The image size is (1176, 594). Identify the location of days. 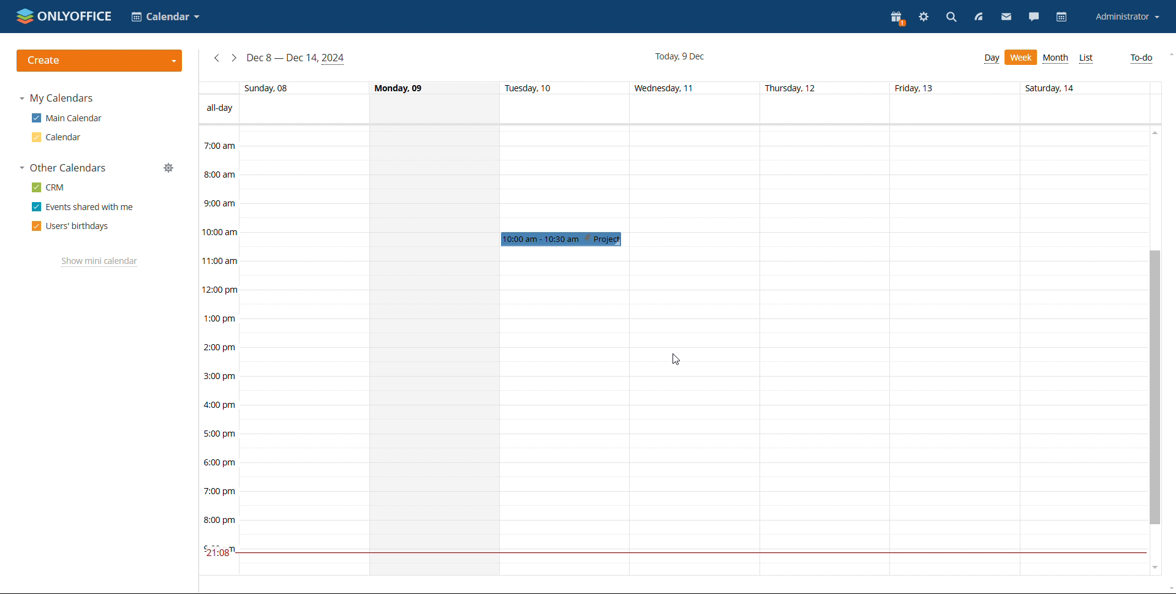
(673, 88).